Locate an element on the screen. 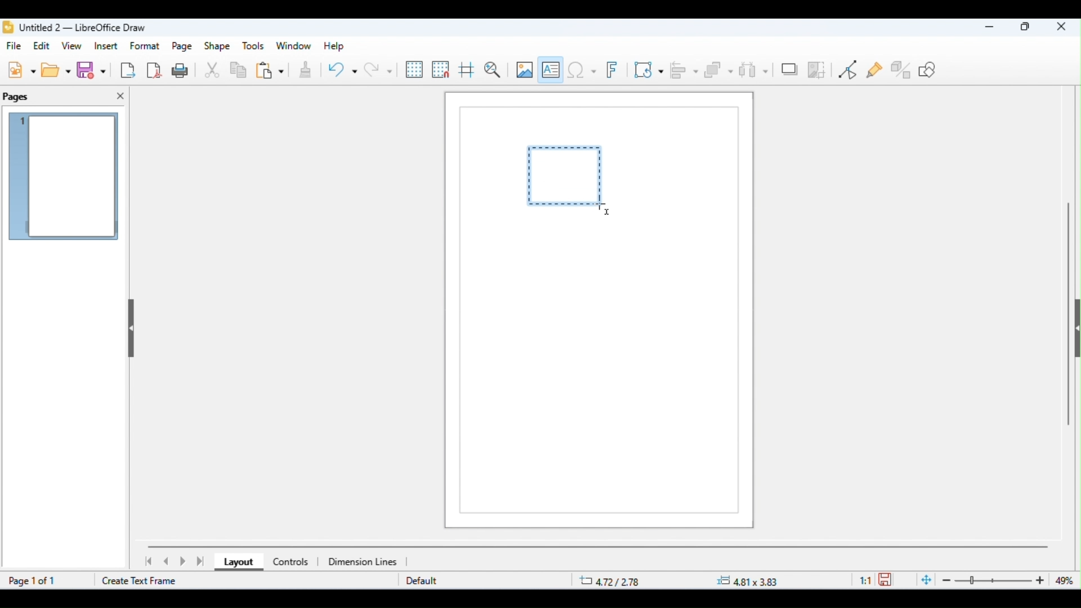 This screenshot has width=1081, height=608. hide is located at coordinates (1074, 331).